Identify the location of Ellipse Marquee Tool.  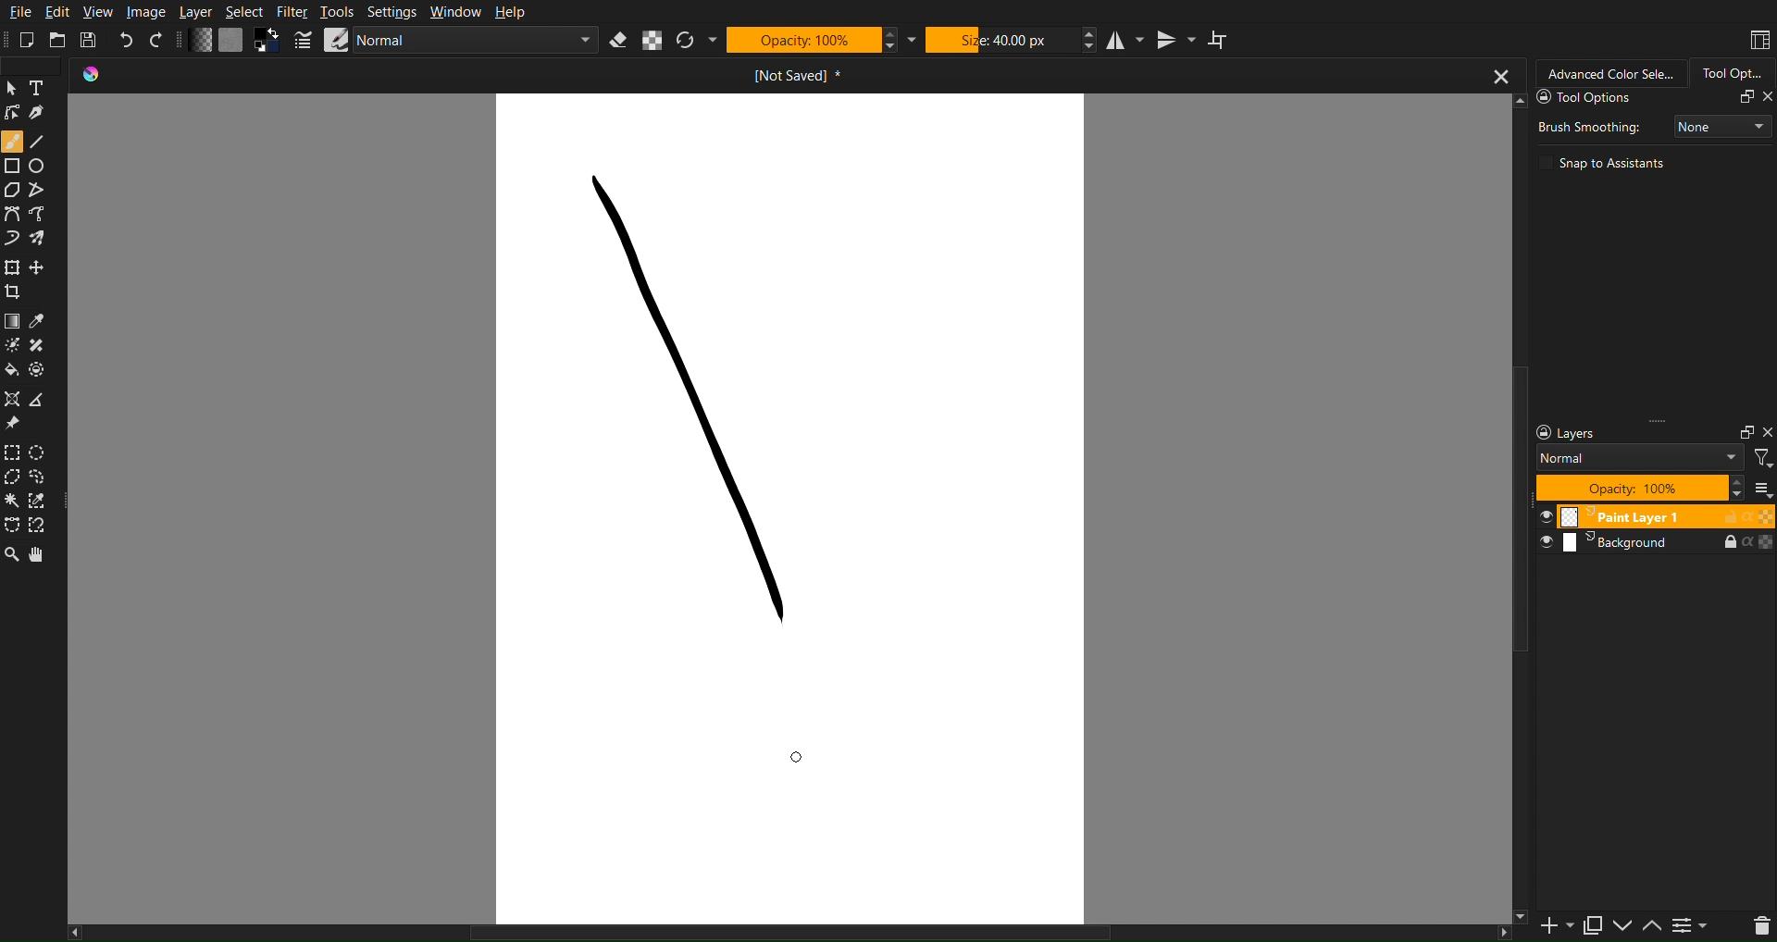
(41, 454).